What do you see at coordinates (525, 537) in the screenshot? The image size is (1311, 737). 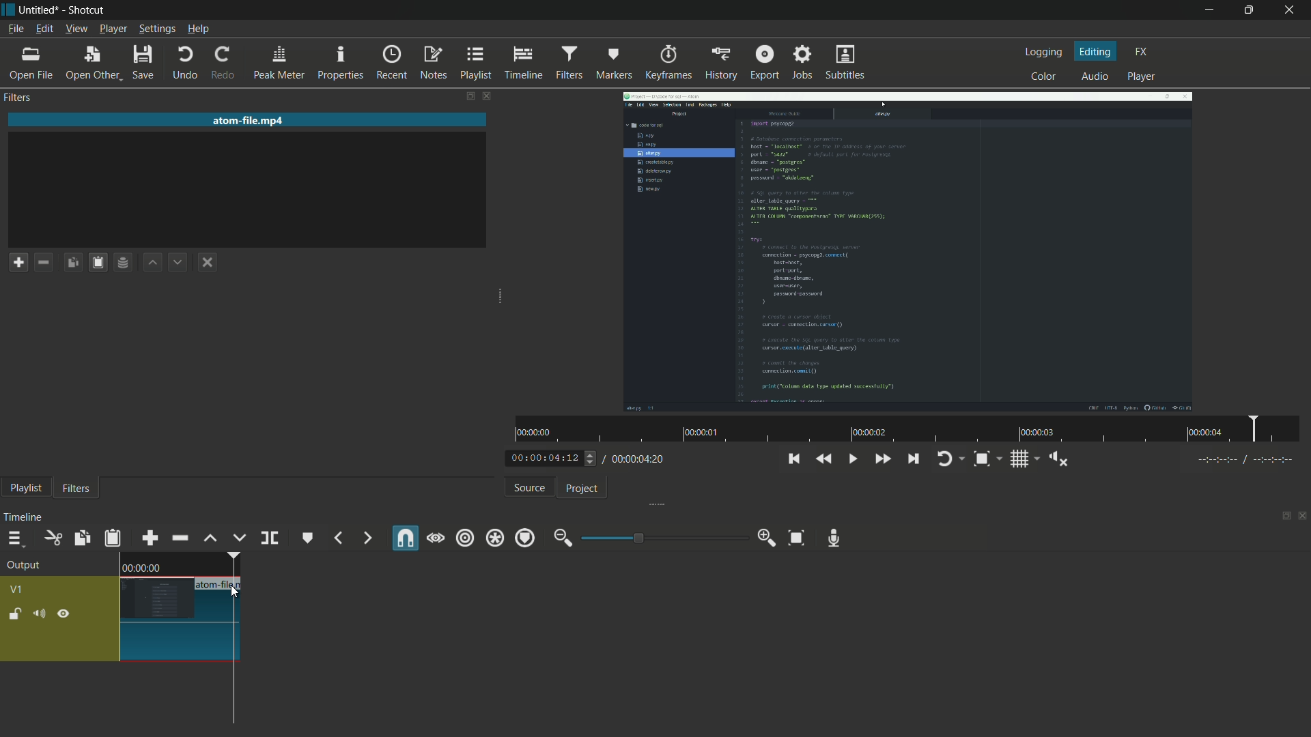 I see `ripple markers` at bounding box center [525, 537].